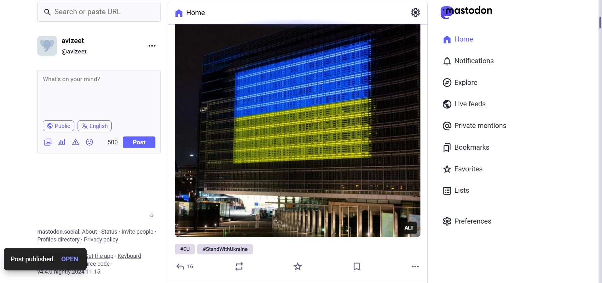 This screenshot has width=602, height=283. Describe the element at coordinates (44, 260) in the screenshot. I see `Post Published` at that location.